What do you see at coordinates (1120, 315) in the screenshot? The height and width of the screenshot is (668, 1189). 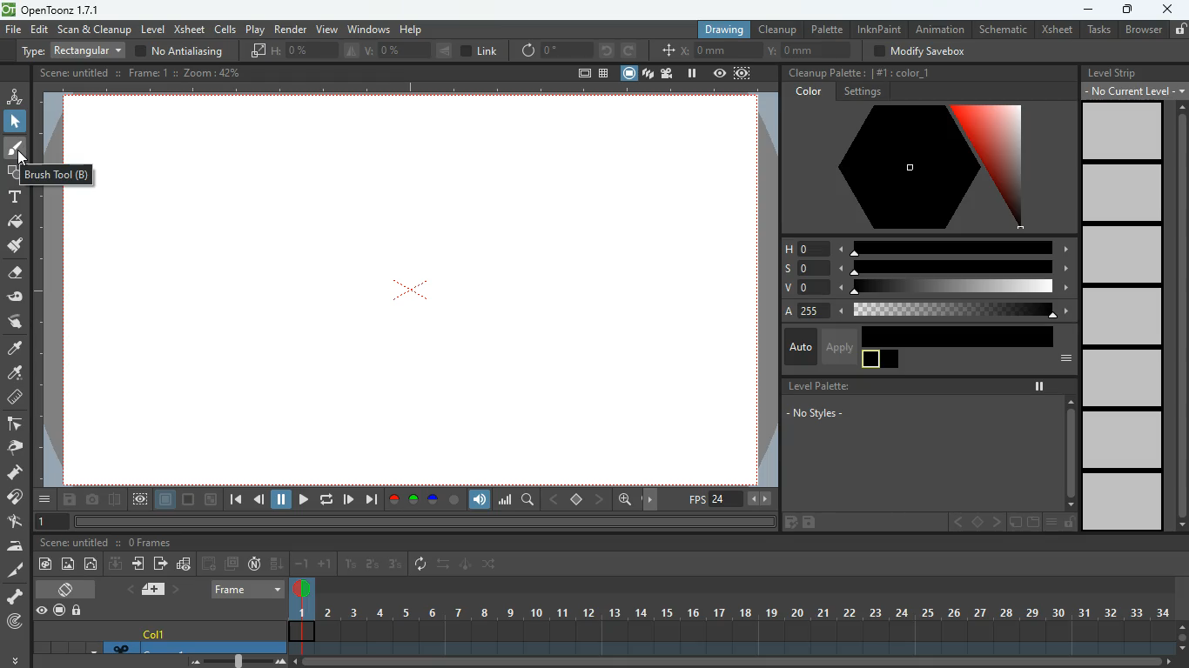 I see `level` at bounding box center [1120, 315].